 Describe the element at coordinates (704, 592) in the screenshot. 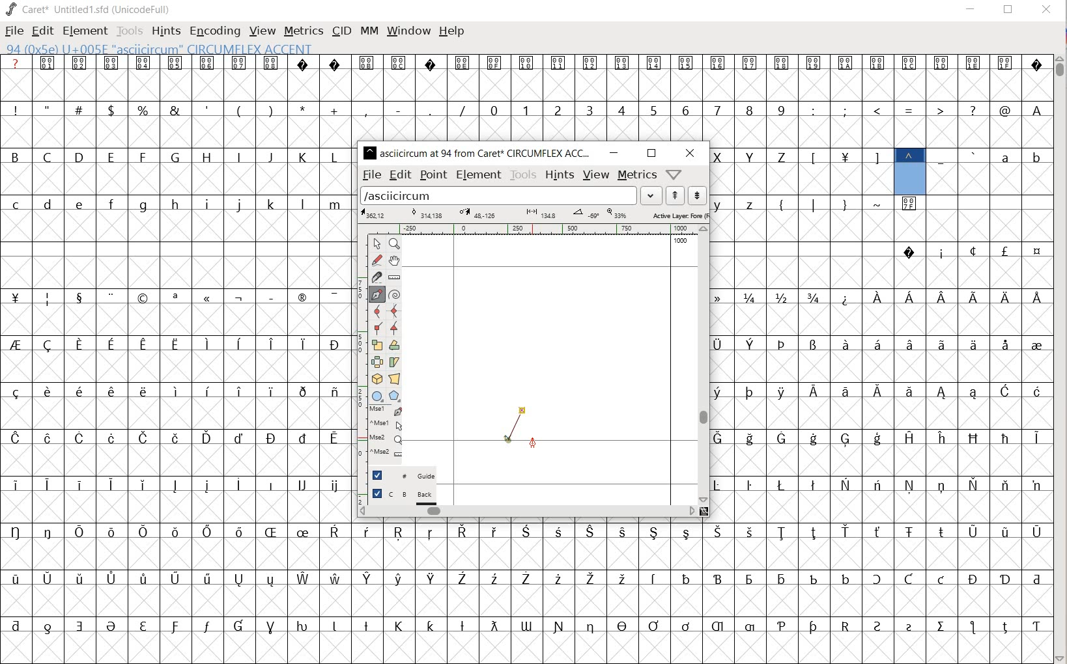

I see `glyph characters` at that location.